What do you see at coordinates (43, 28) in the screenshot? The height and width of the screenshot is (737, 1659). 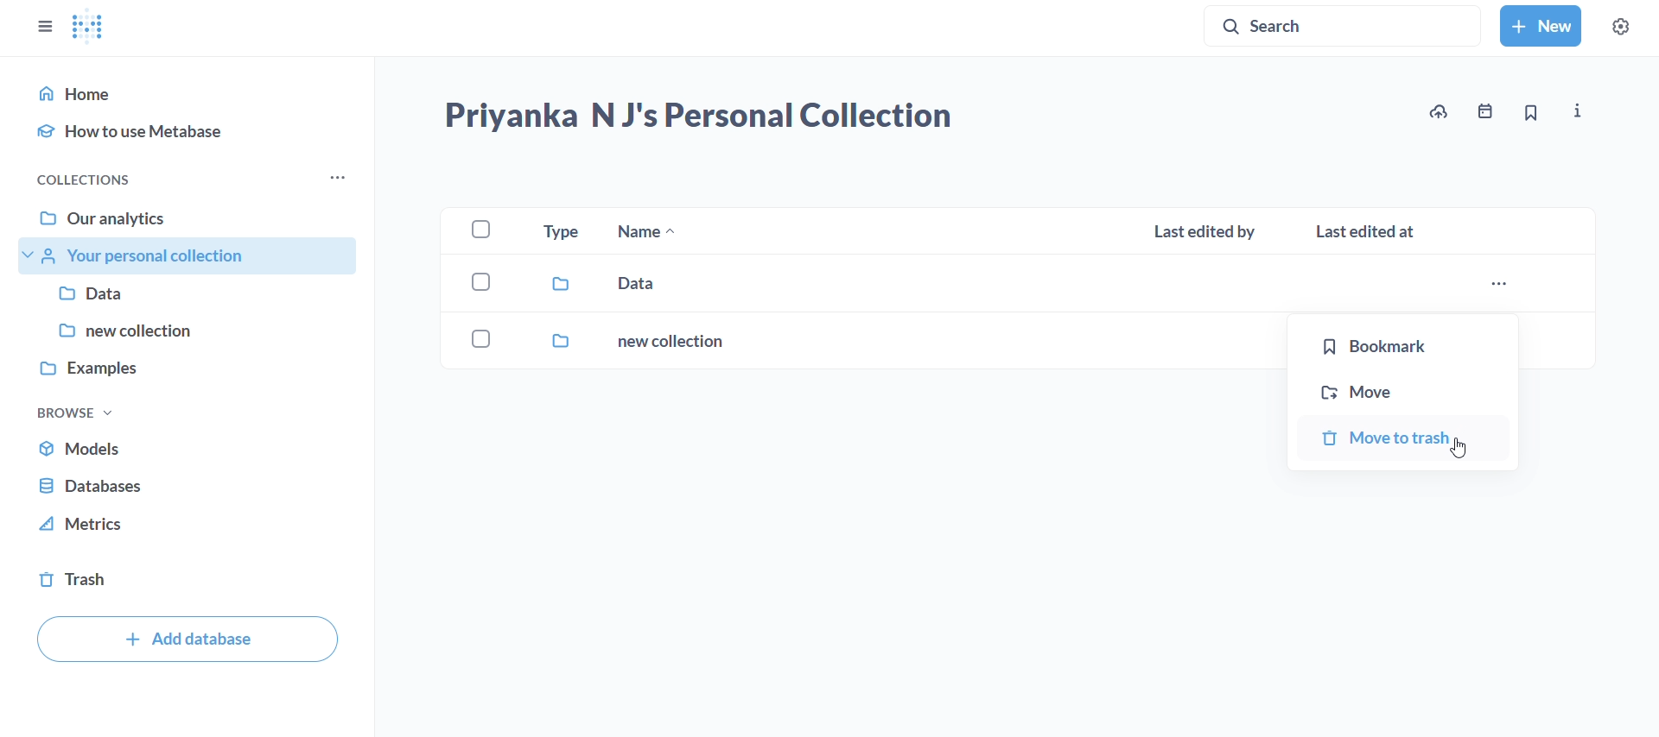 I see `close sidebars` at bounding box center [43, 28].